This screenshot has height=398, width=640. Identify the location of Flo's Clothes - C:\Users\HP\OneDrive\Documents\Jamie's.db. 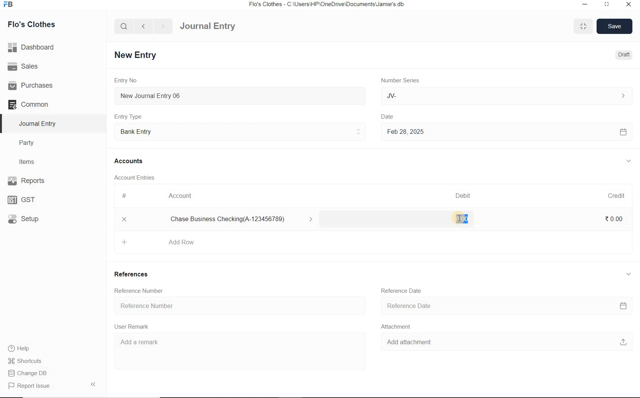
(327, 5).